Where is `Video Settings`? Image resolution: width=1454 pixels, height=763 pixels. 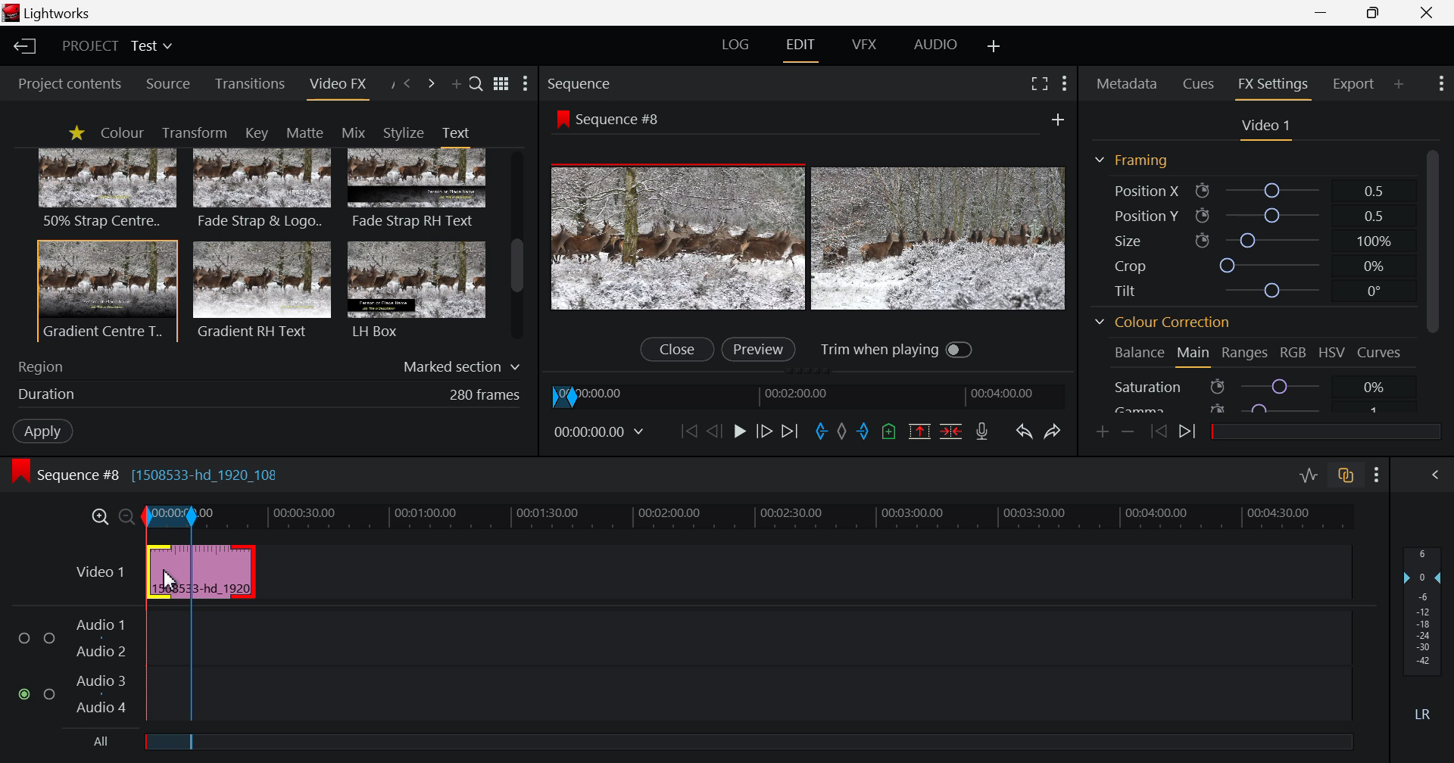 Video Settings is located at coordinates (1266, 126).